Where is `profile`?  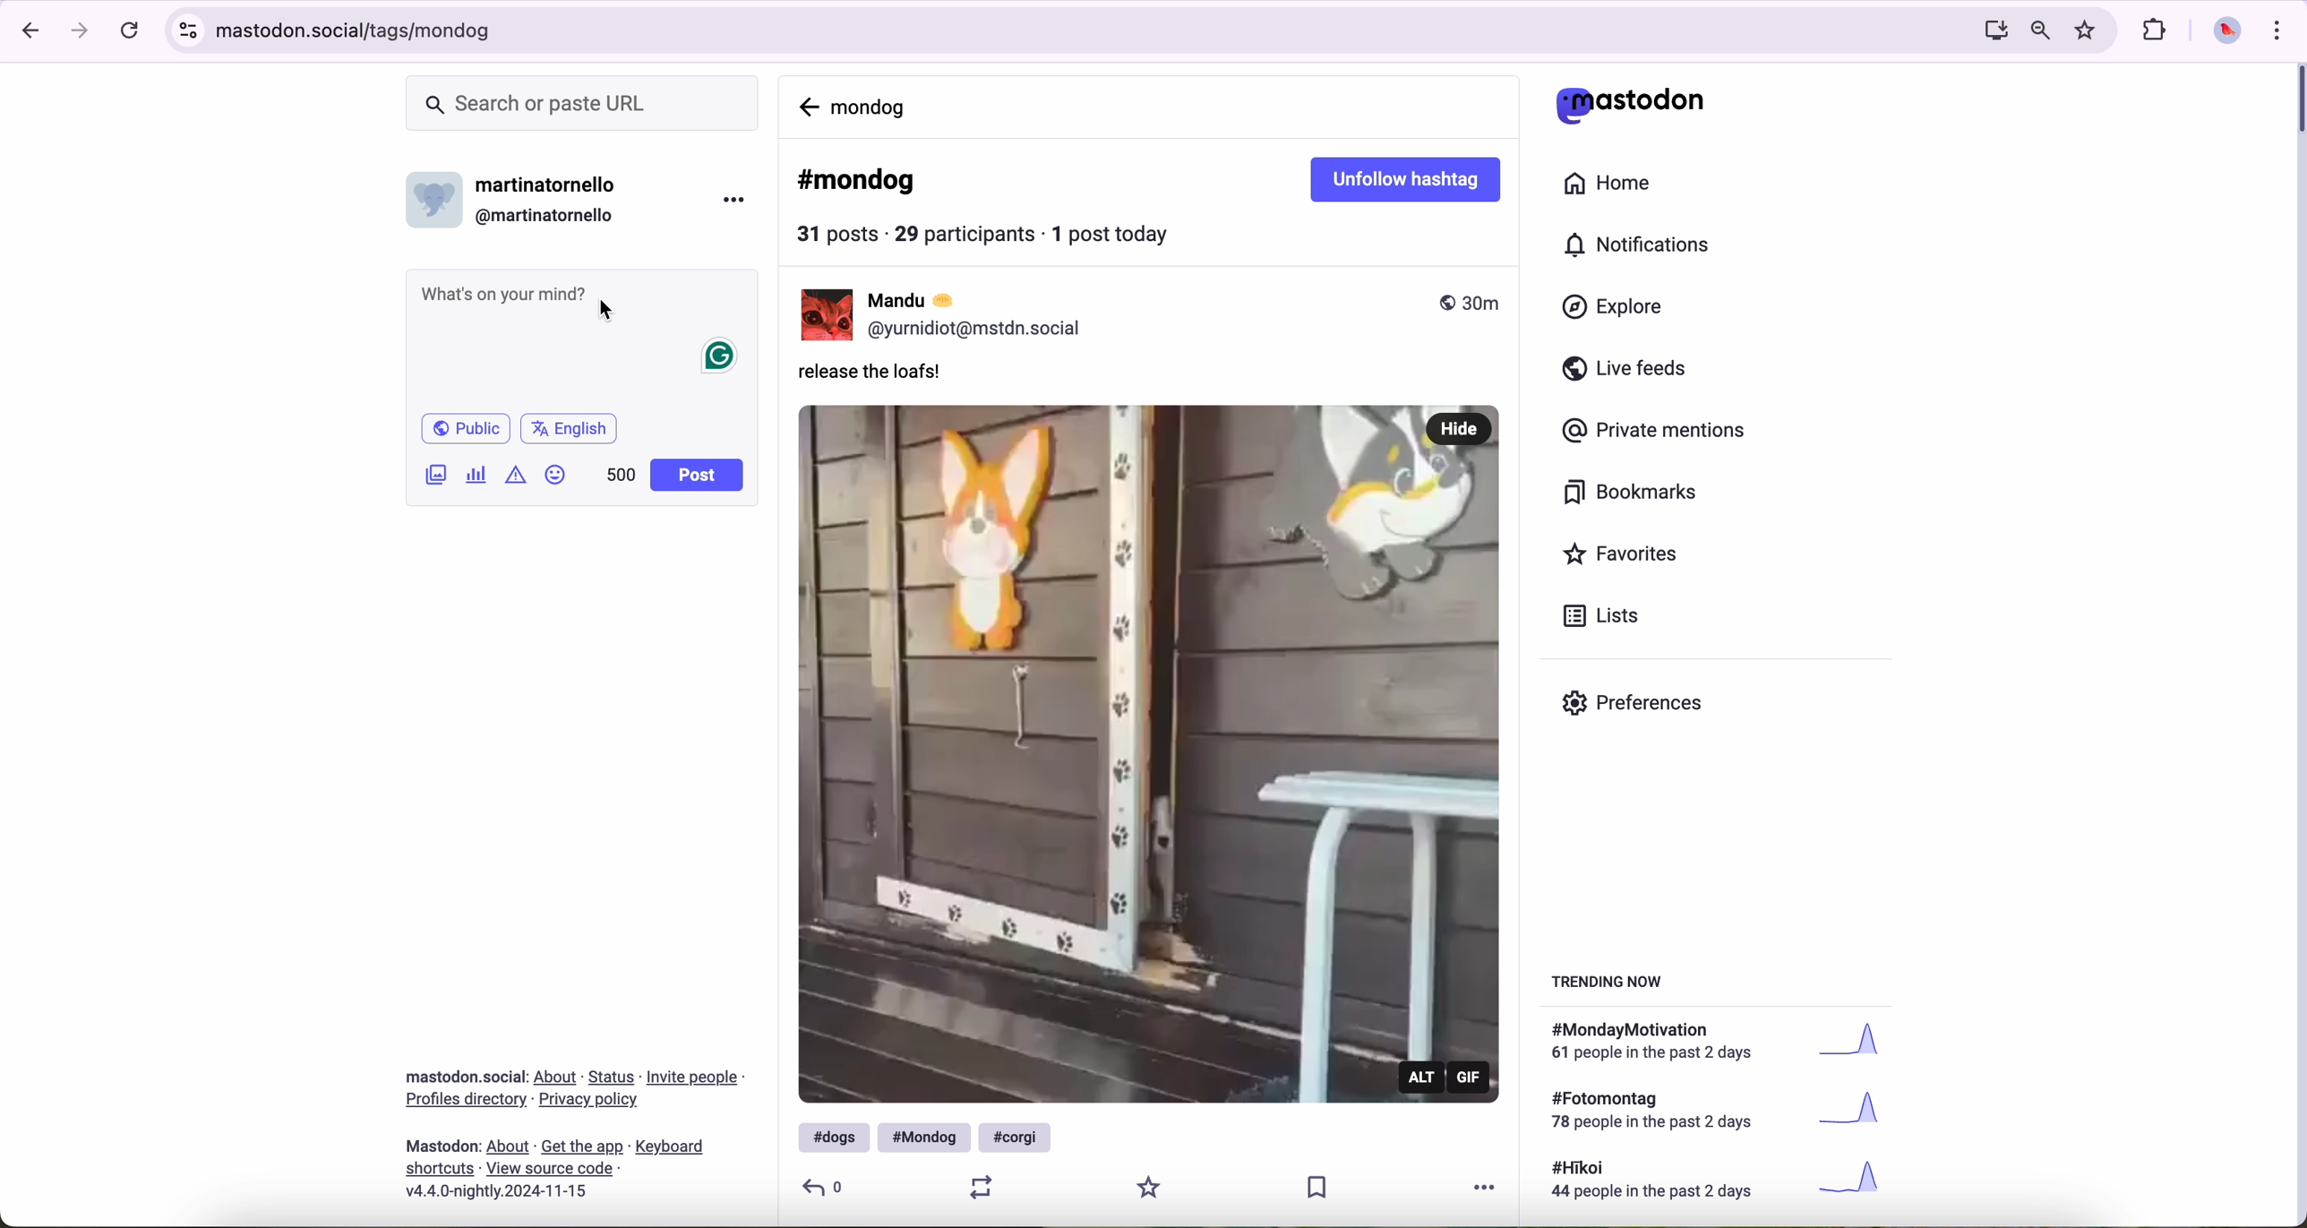 profile is located at coordinates (435, 206).